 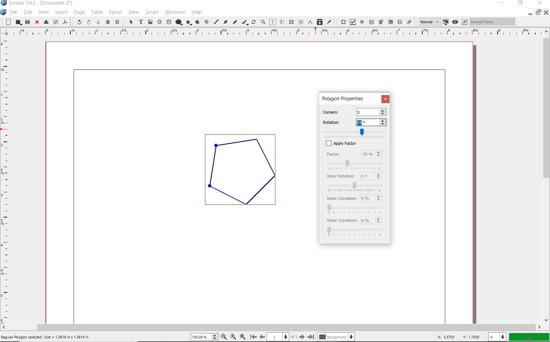 What do you see at coordinates (371, 112) in the screenshot?
I see `Input corners` at bounding box center [371, 112].